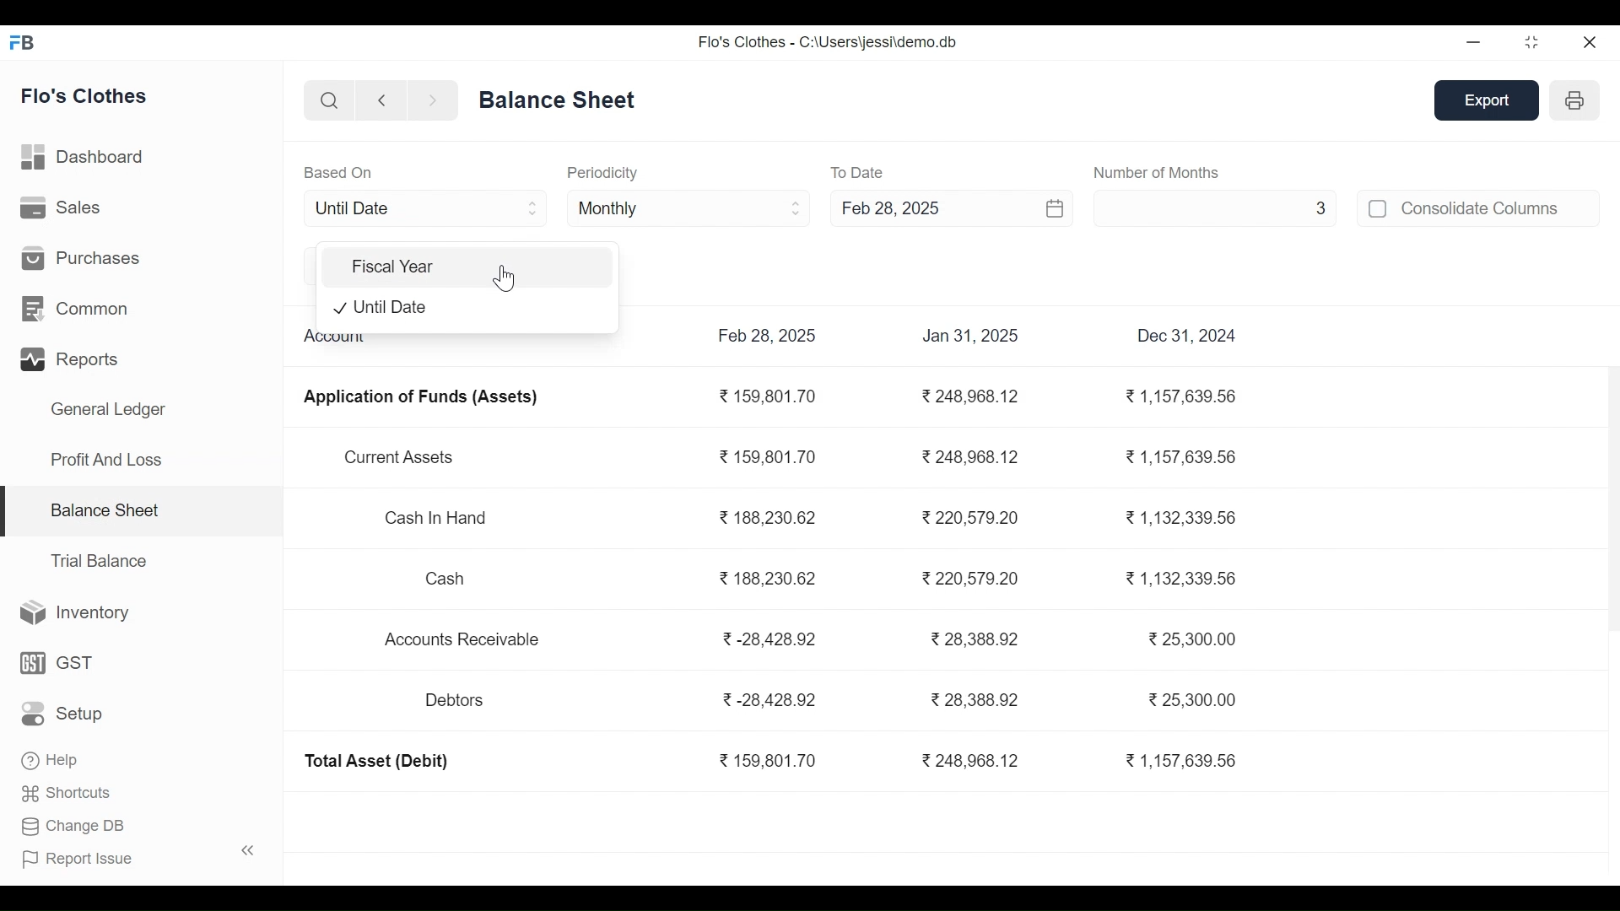 The image size is (1620, 911). Describe the element at coordinates (425, 208) in the screenshot. I see `Until Date` at that location.